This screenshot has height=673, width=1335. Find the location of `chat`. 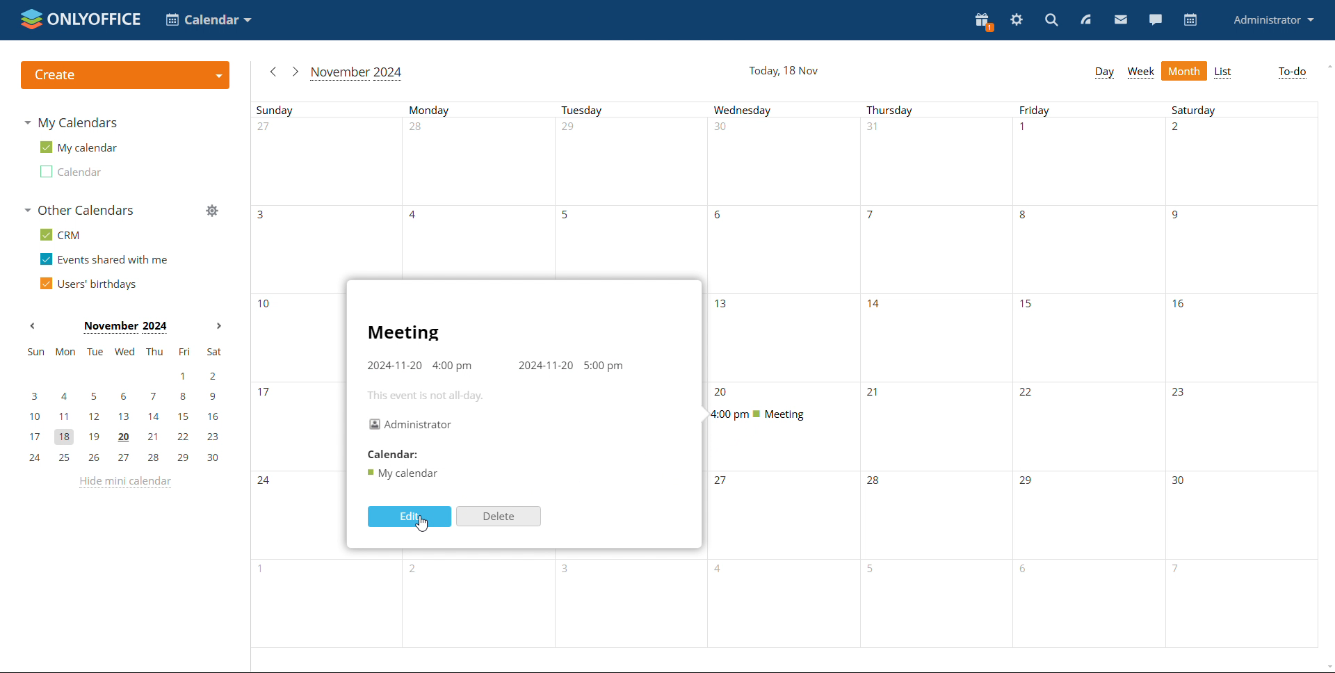

chat is located at coordinates (1155, 19).